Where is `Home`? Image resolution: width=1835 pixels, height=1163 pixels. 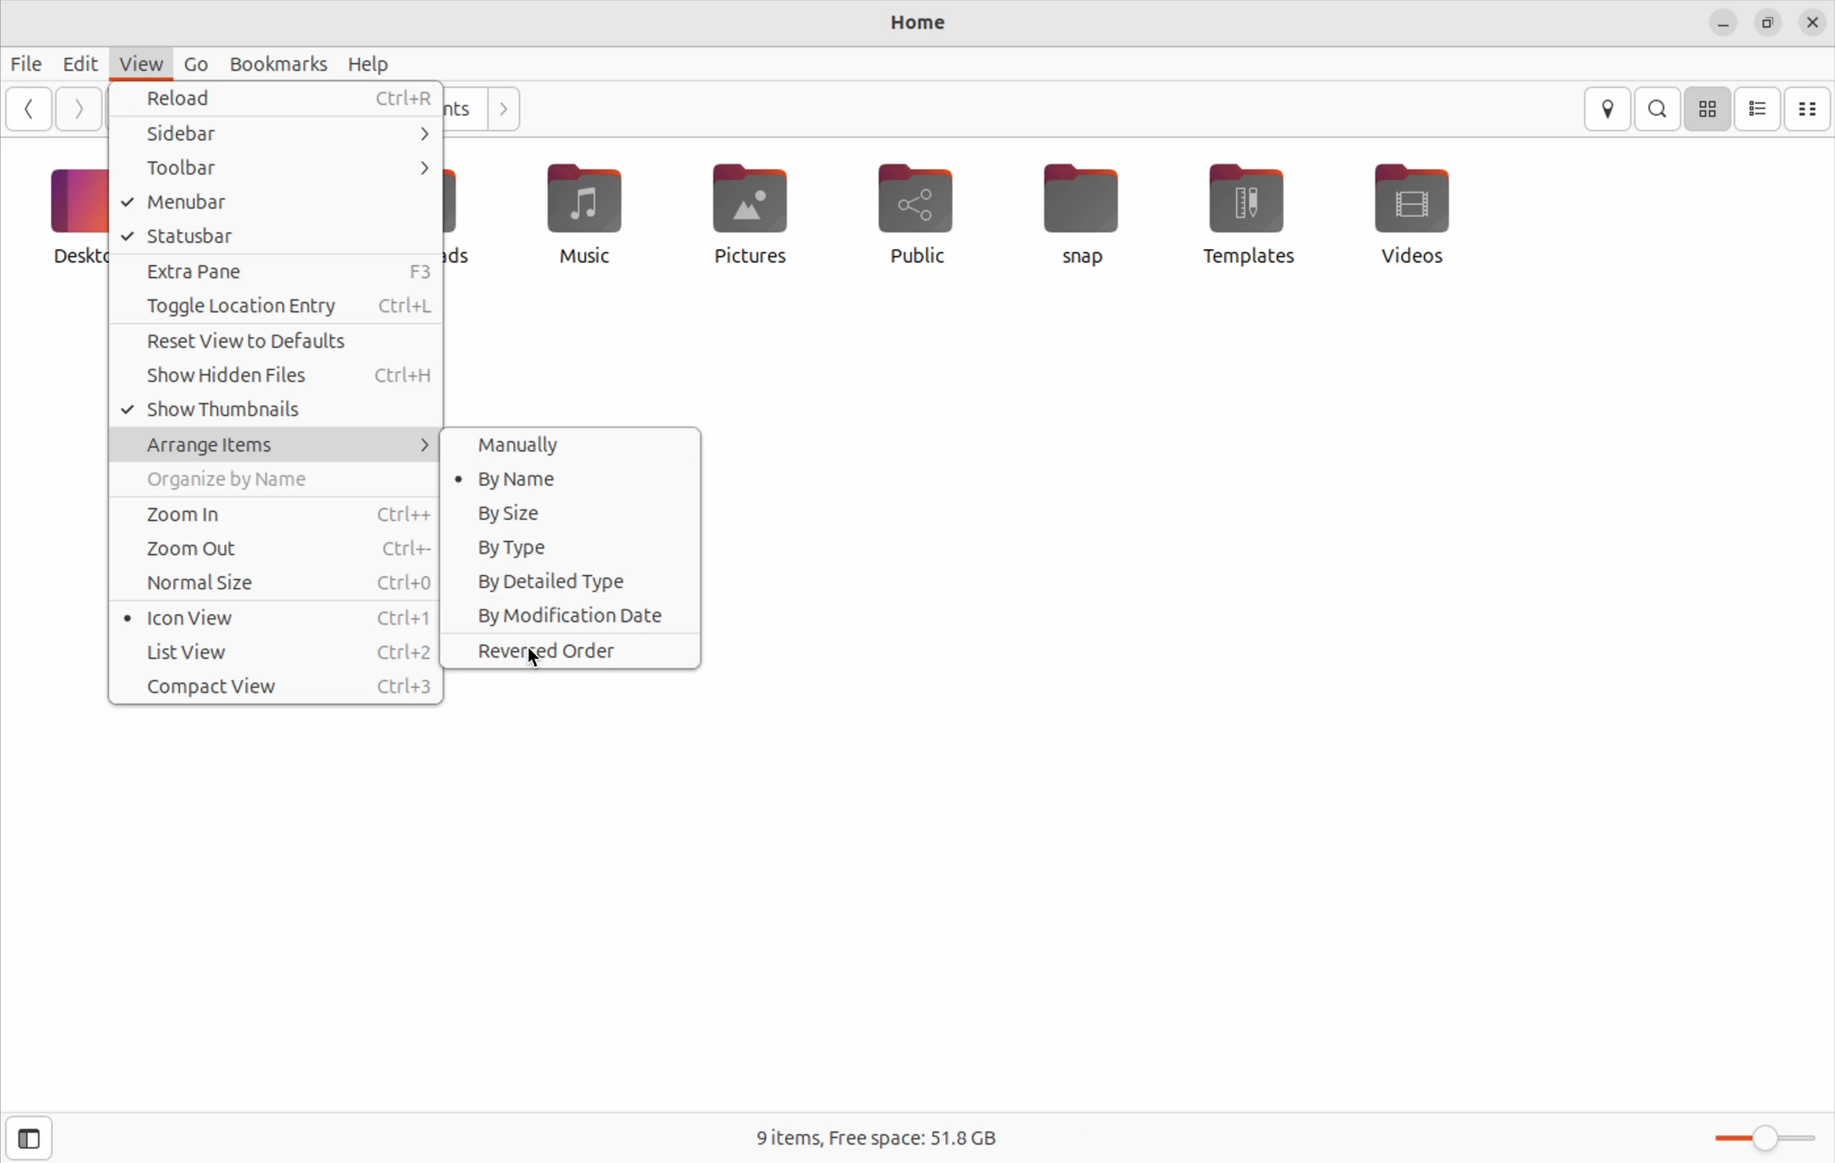
Home is located at coordinates (905, 25).